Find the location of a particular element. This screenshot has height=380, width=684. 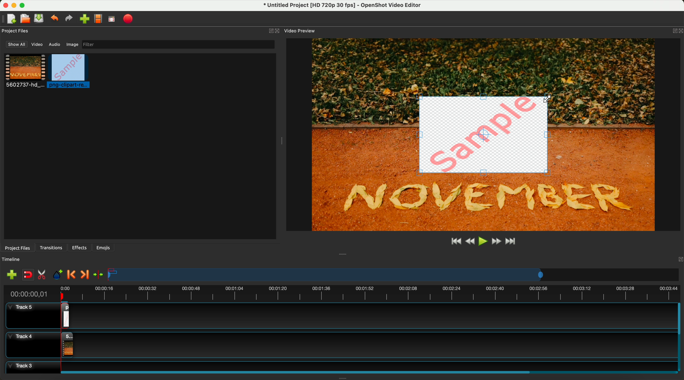

redo is located at coordinates (70, 19).